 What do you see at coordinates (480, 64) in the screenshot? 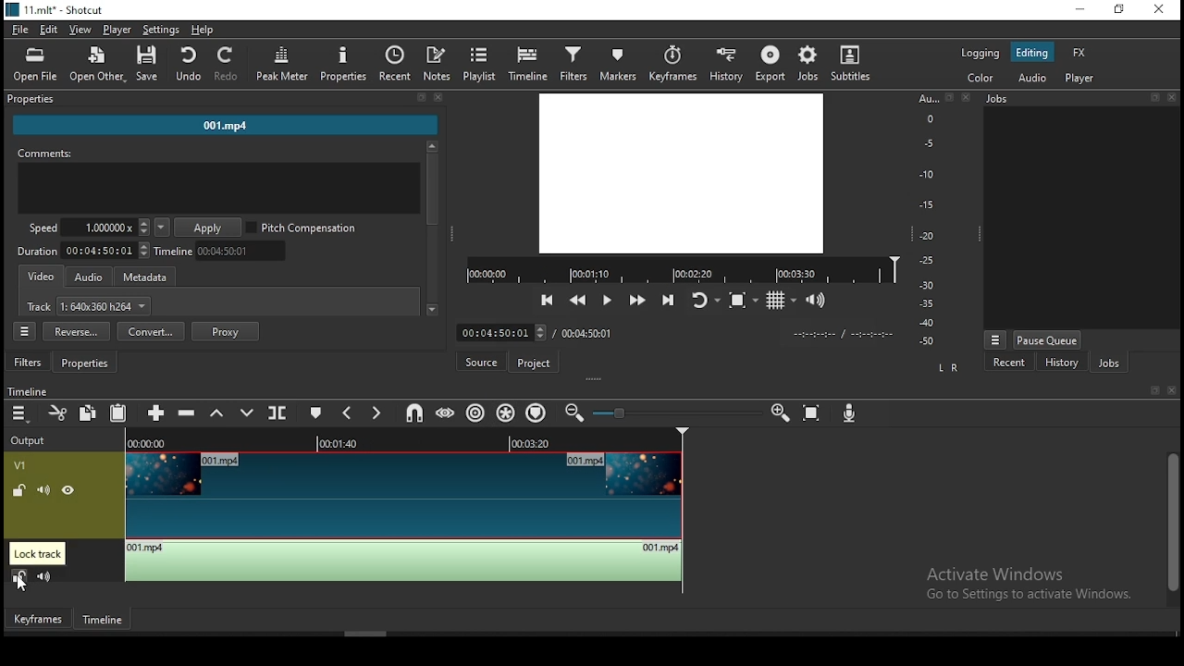
I see `playlist` at bounding box center [480, 64].